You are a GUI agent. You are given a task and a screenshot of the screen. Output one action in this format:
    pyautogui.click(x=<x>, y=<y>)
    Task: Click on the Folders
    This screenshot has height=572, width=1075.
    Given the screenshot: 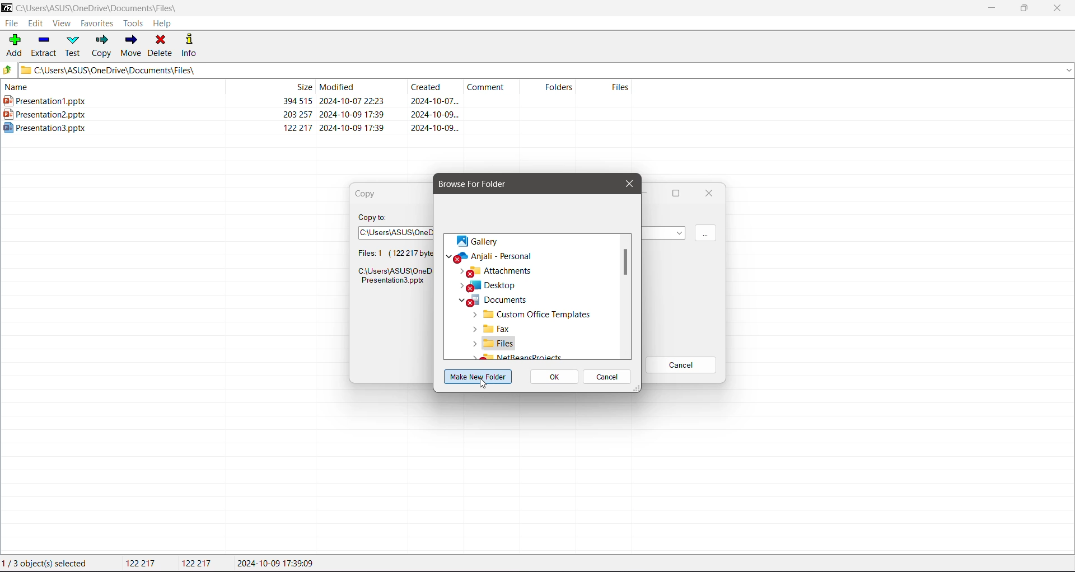 What is the action you would take?
    pyautogui.click(x=553, y=87)
    